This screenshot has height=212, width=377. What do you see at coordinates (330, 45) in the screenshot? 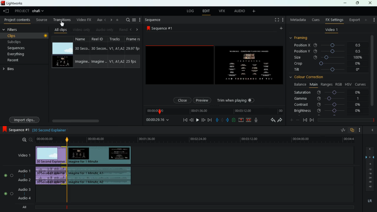
I see `position x` at bounding box center [330, 45].